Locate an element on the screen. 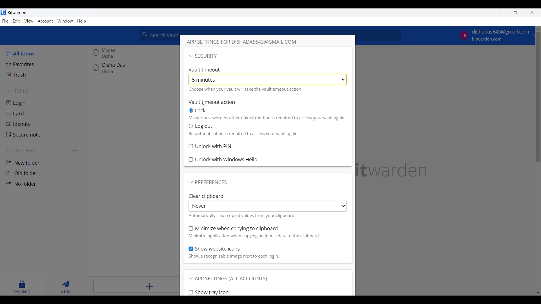 Image resolution: width=541 pixels, height=304 pixels. New folder is located at coordinates (45, 163).